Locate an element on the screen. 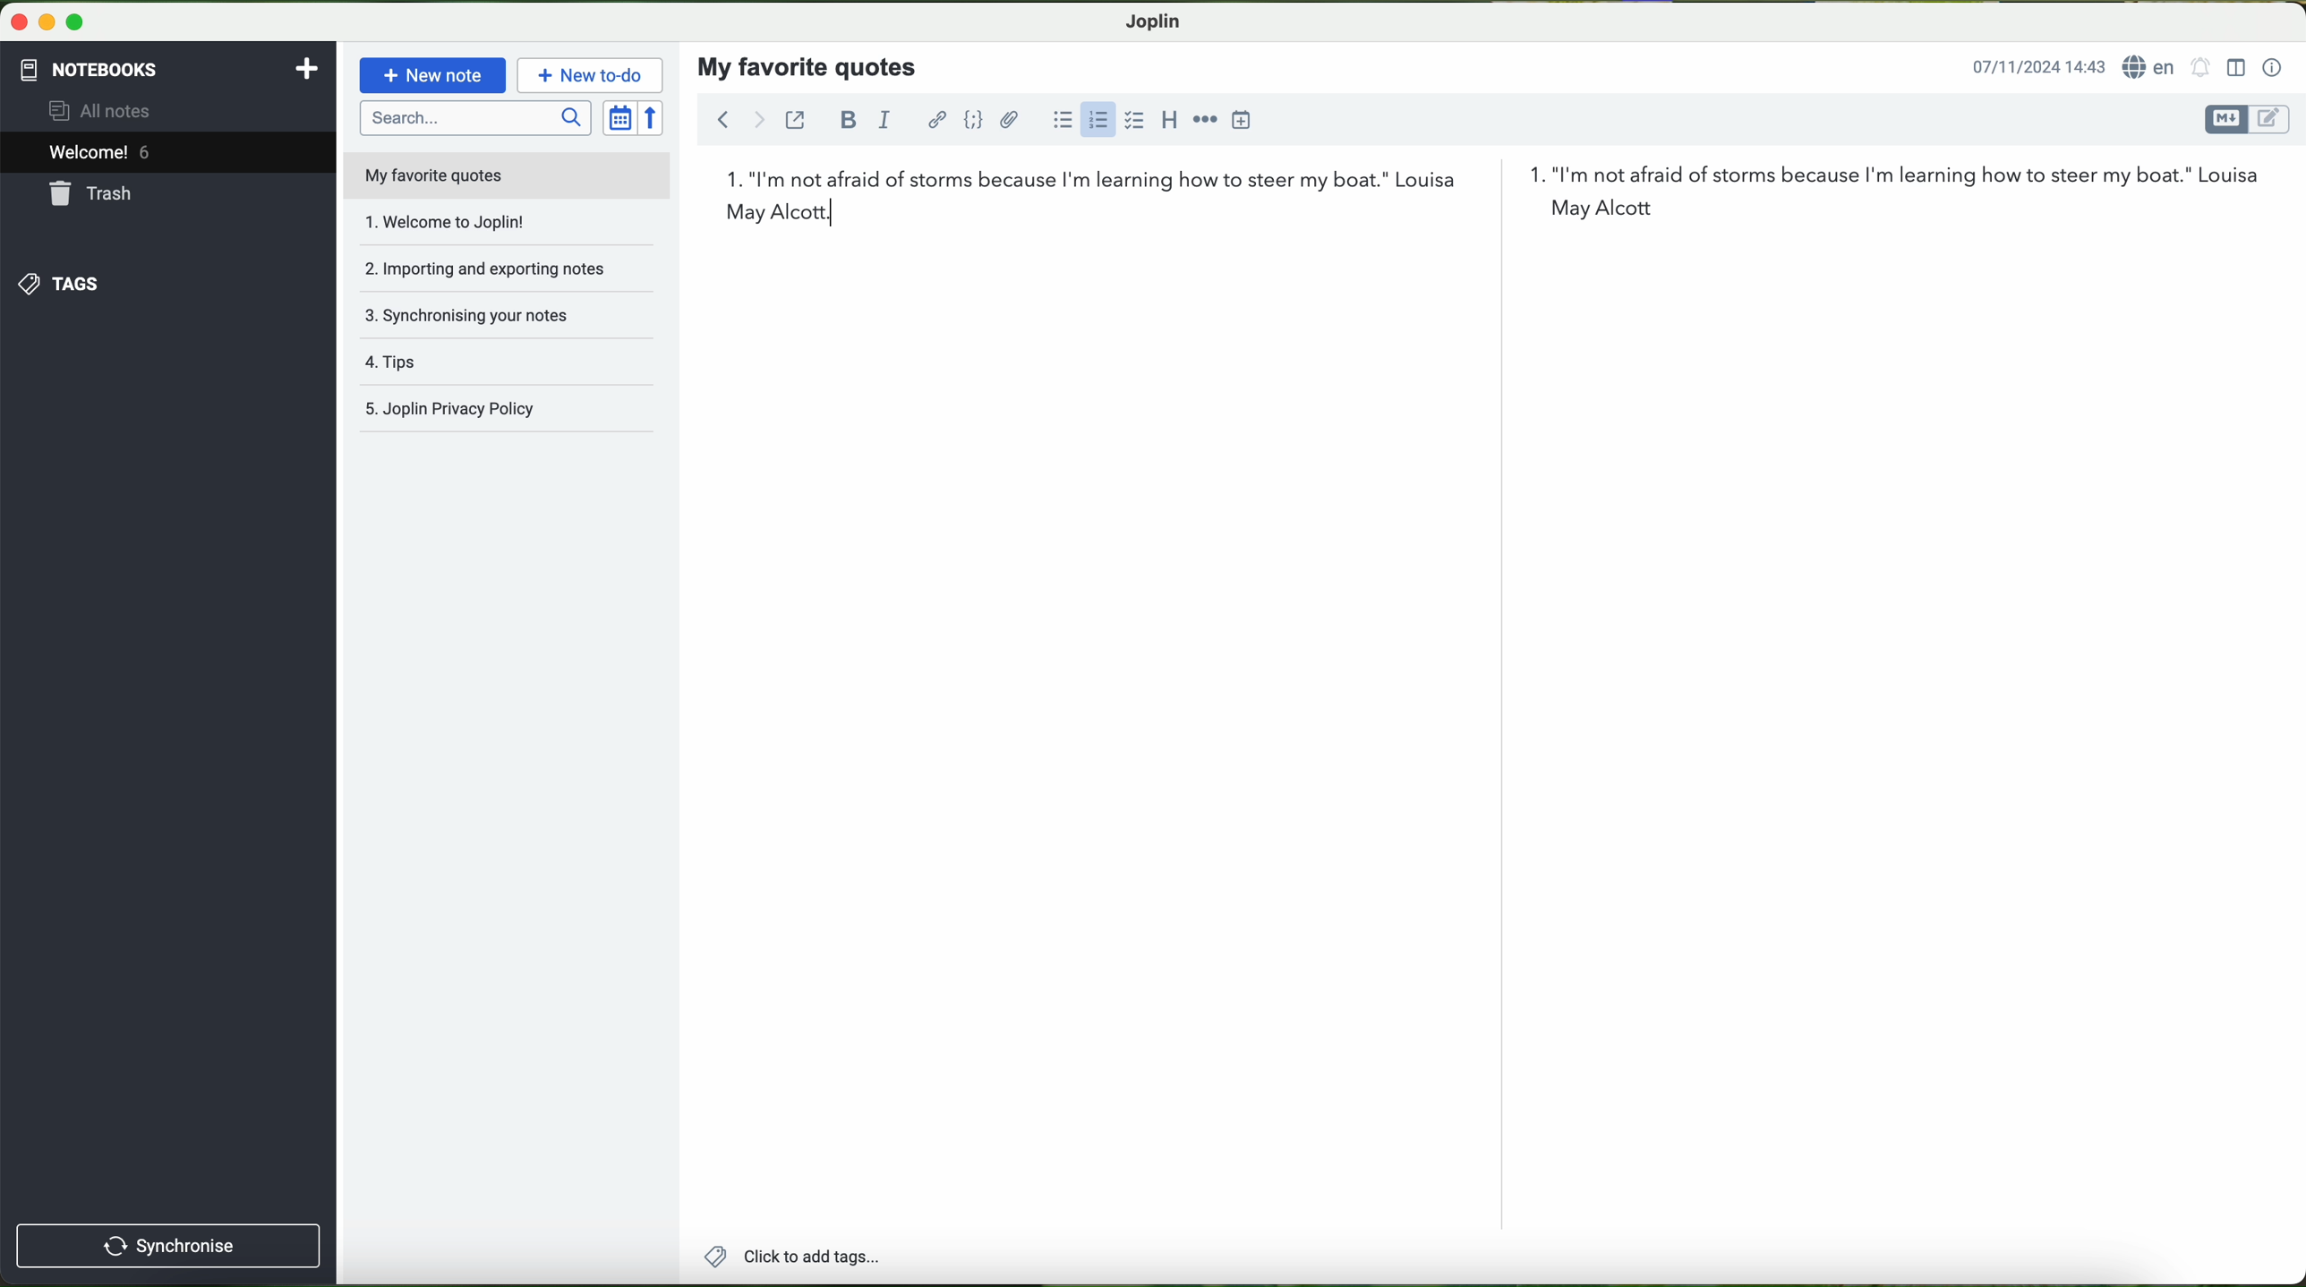 The width and height of the screenshot is (2306, 1287). checkbox is located at coordinates (1134, 122).